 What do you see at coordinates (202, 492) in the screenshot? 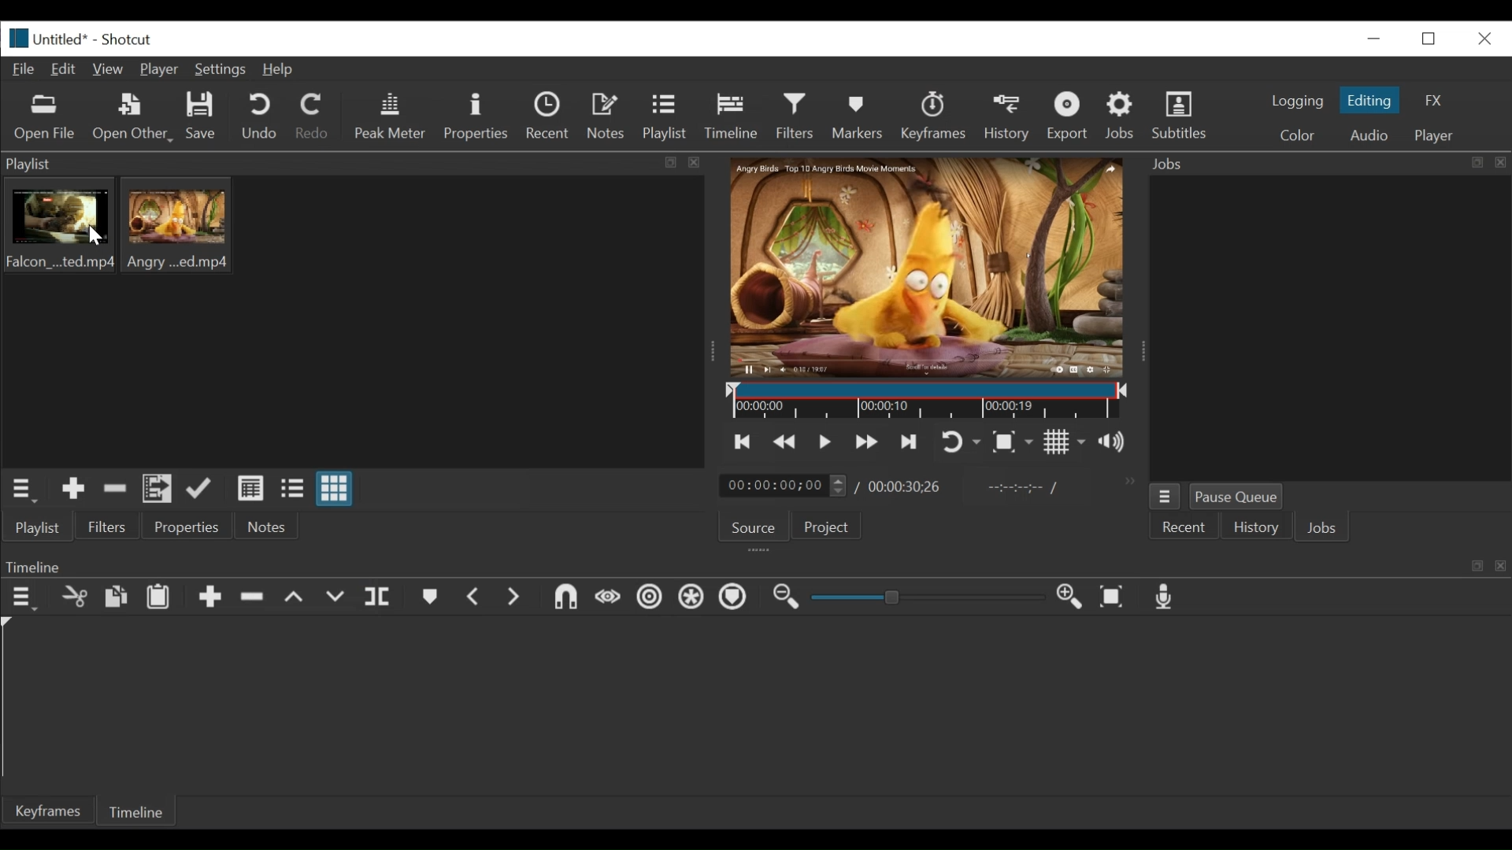
I see `update` at bounding box center [202, 492].